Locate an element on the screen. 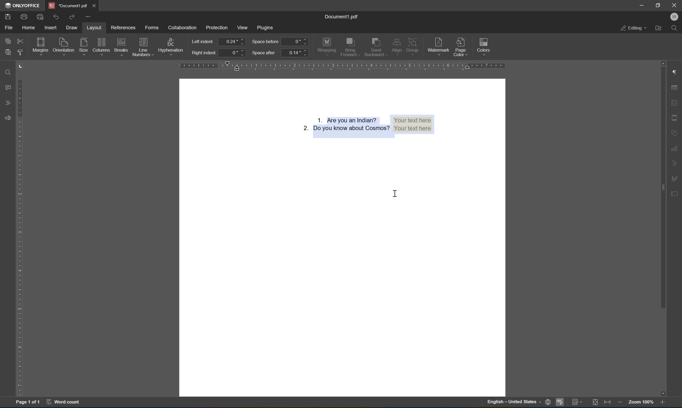  breaks is located at coordinates (121, 46).